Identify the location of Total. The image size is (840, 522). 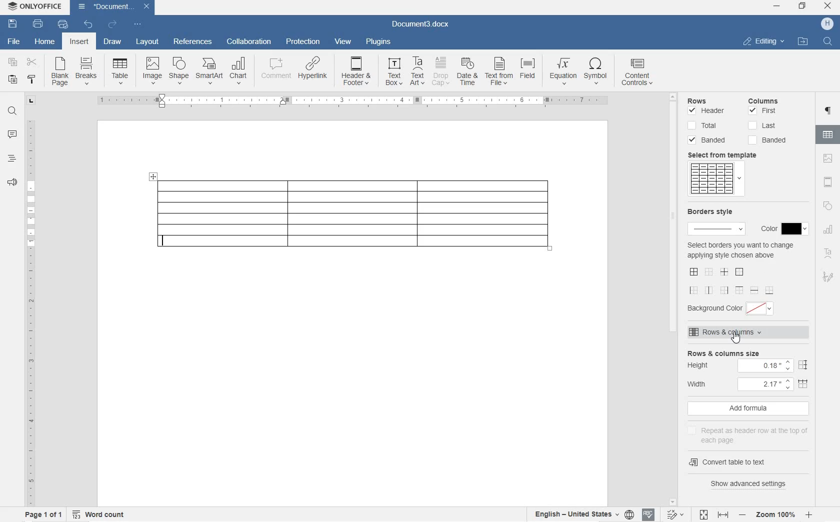
(704, 125).